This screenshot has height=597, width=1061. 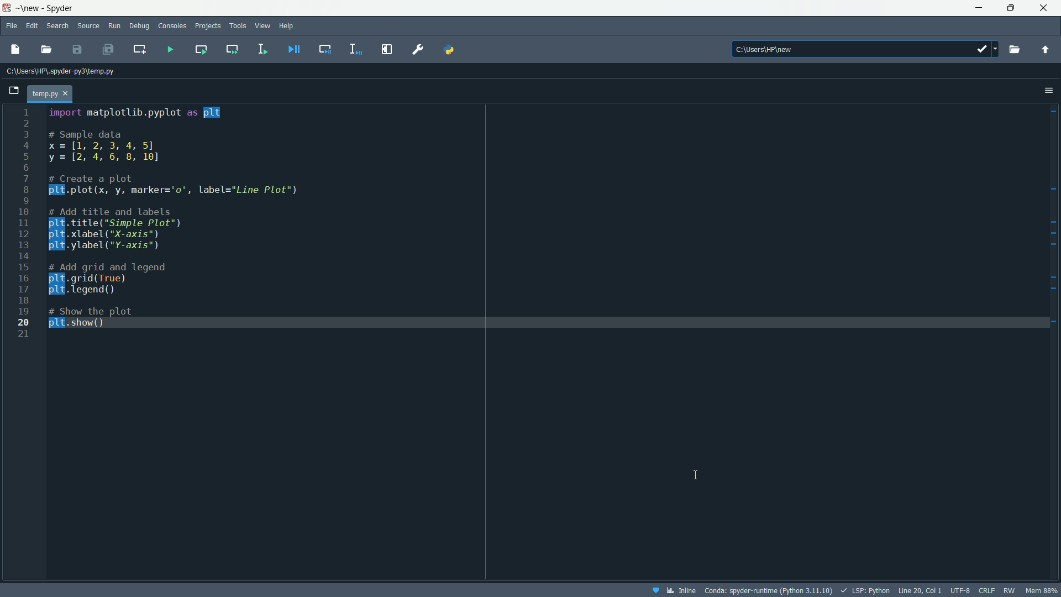 What do you see at coordinates (768, 591) in the screenshot?
I see `interpreter` at bounding box center [768, 591].